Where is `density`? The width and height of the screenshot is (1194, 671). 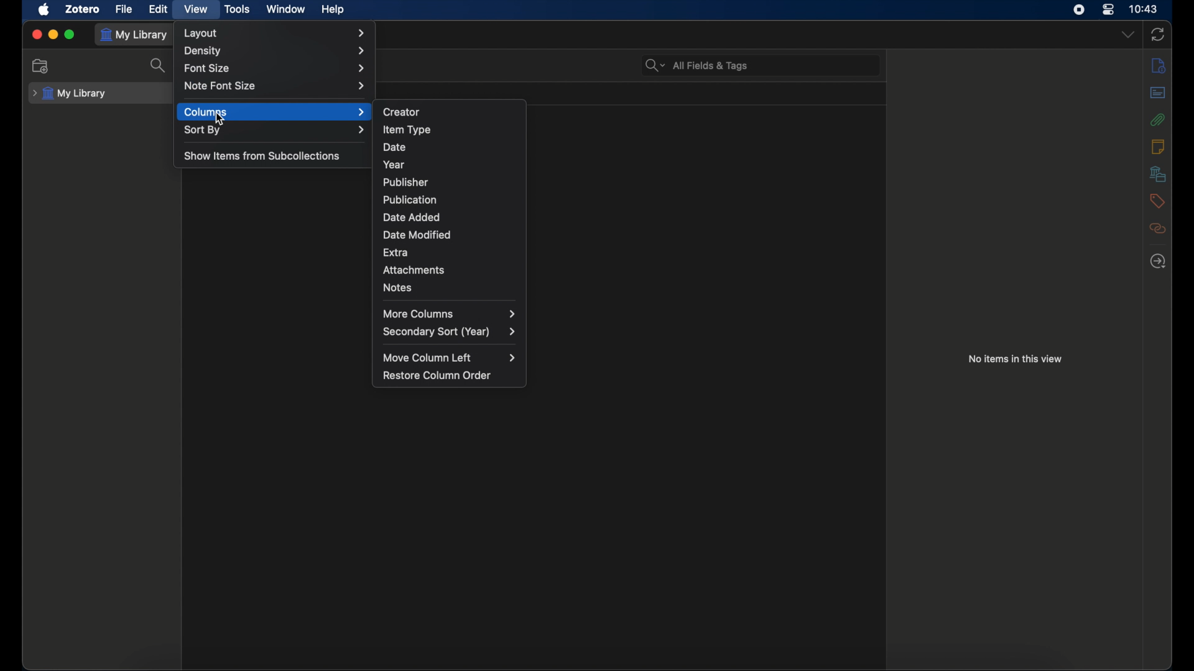
density is located at coordinates (275, 51).